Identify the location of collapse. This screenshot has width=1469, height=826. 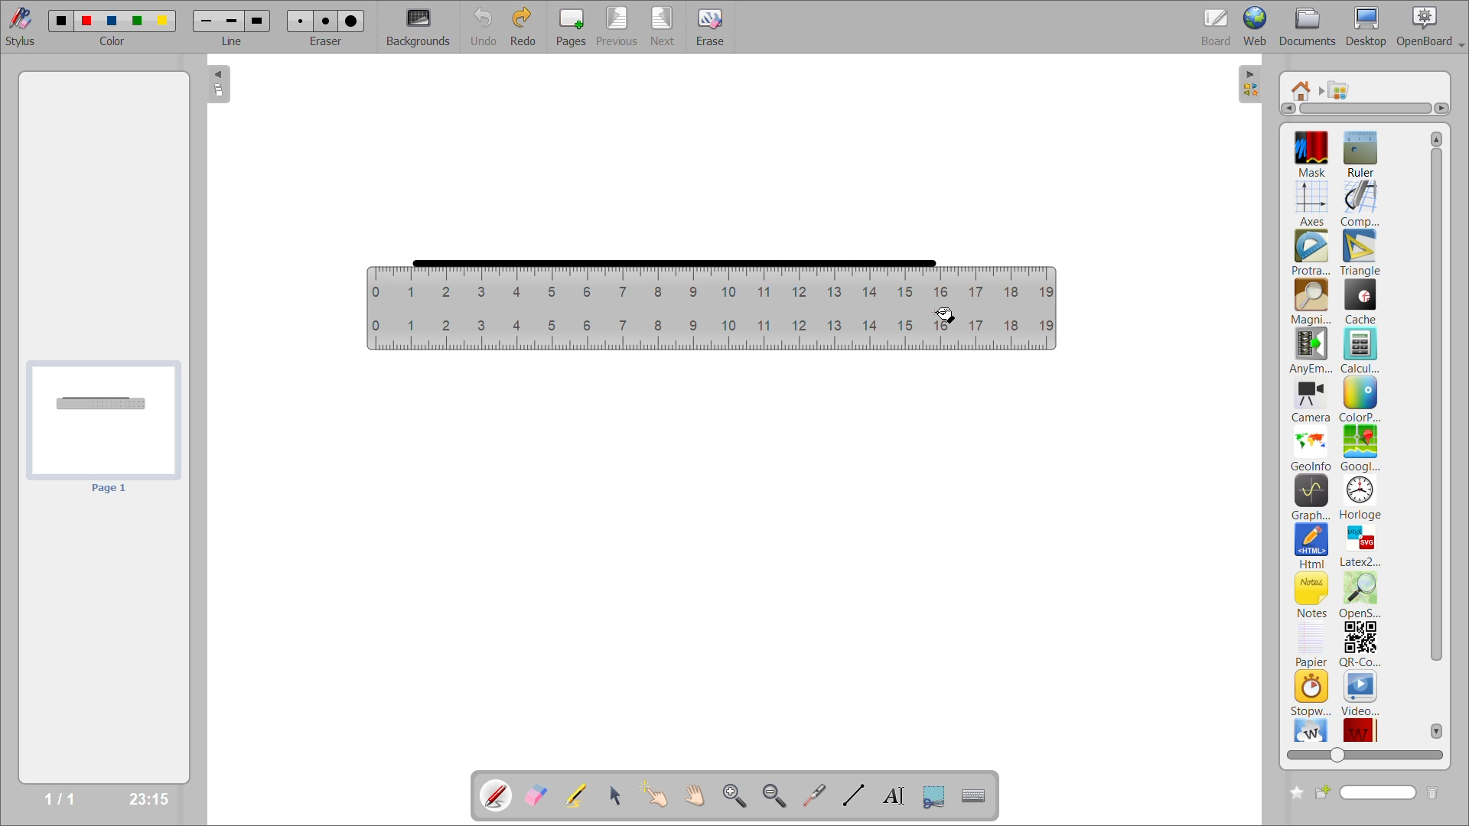
(220, 86).